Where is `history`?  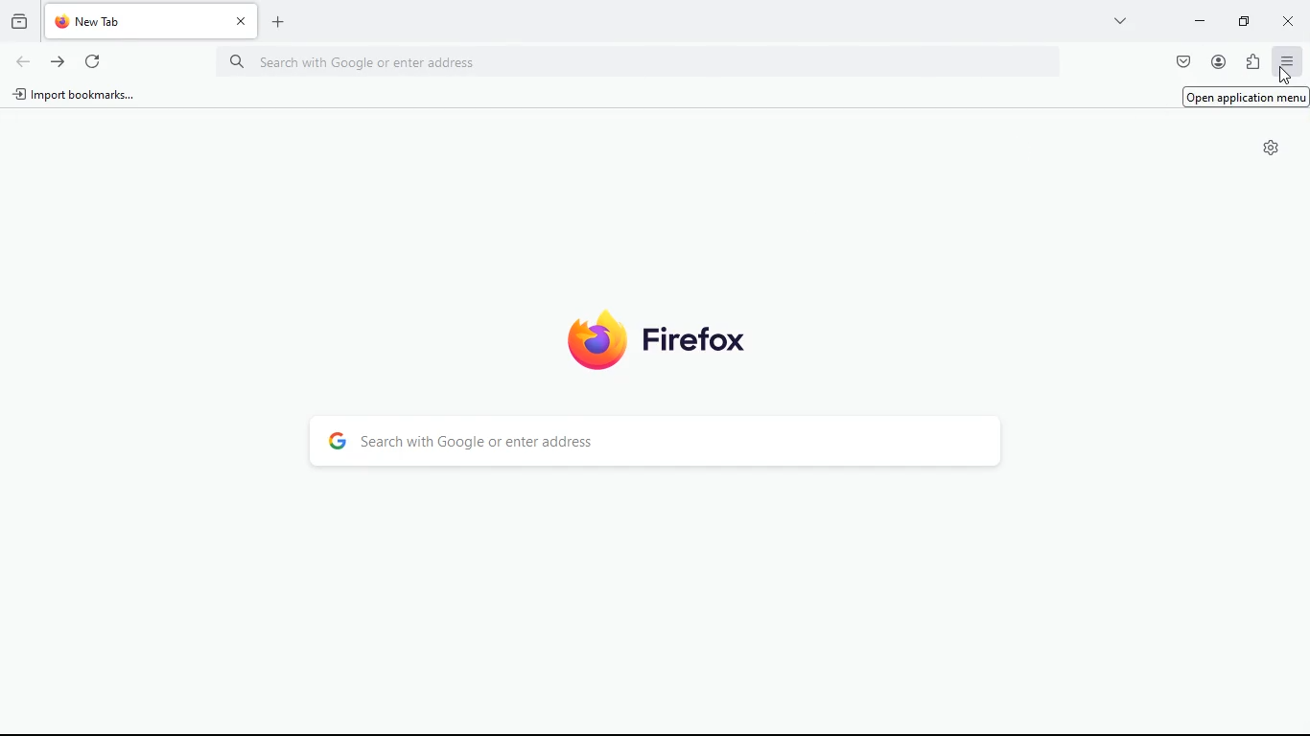 history is located at coordinates (19, 24).